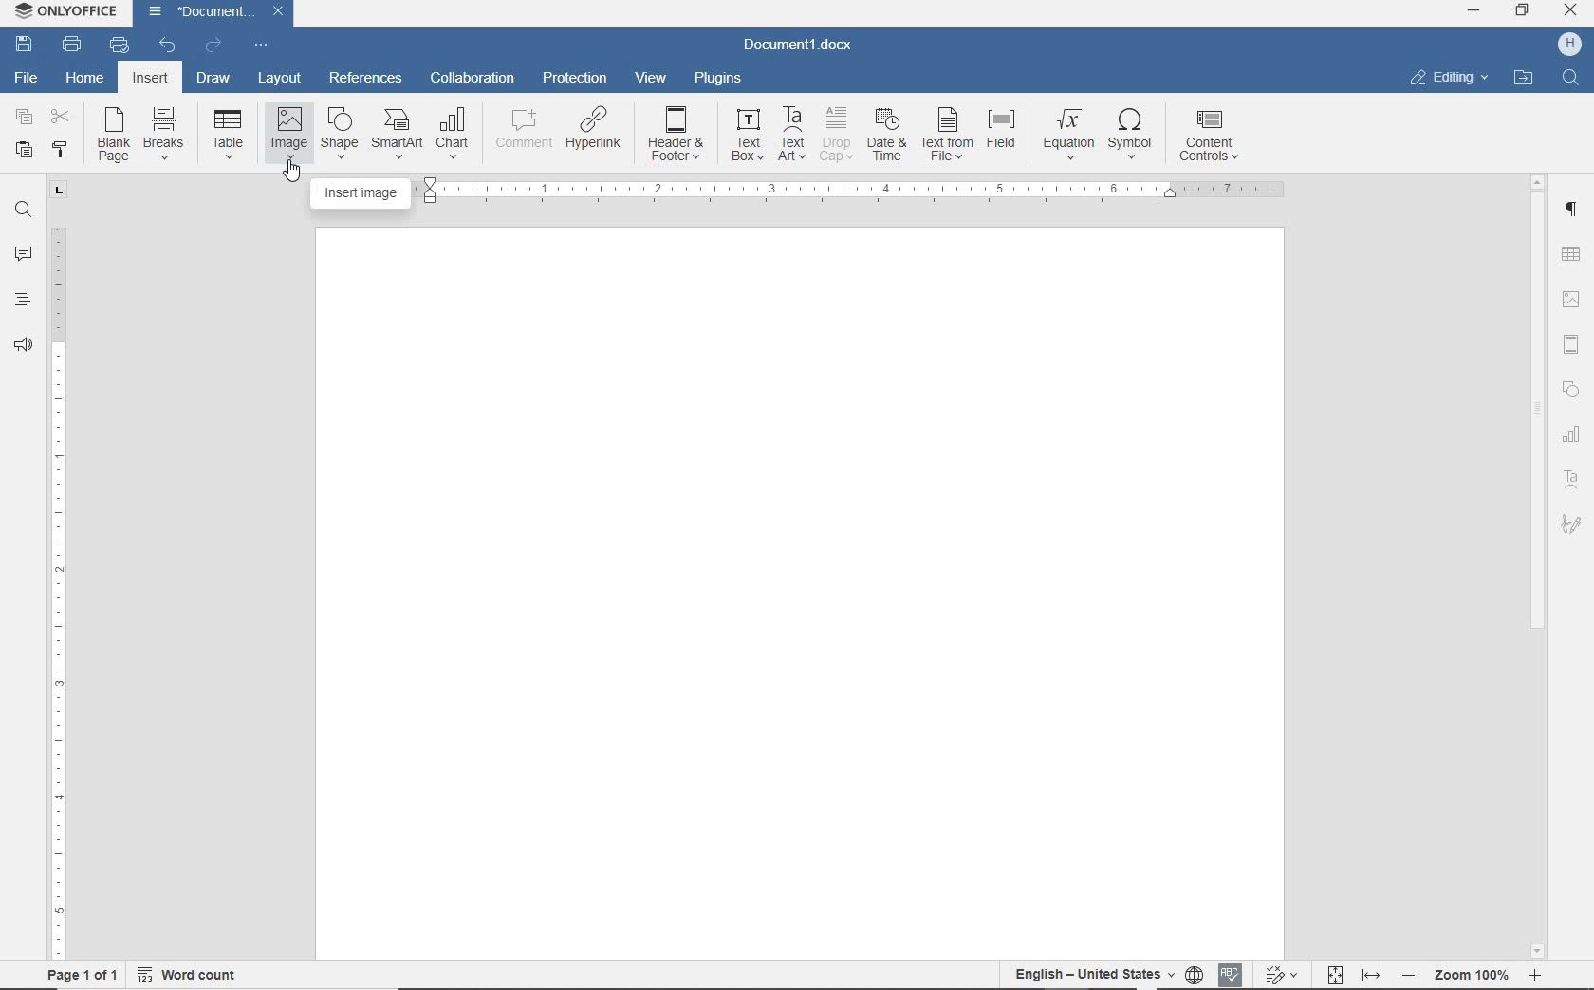 The width and height of the screenshot is (1594, 990). What do you see at coordinates (1229, 974) in the screenshot?
I see `spell checking` at bounding box center [1229, 974].